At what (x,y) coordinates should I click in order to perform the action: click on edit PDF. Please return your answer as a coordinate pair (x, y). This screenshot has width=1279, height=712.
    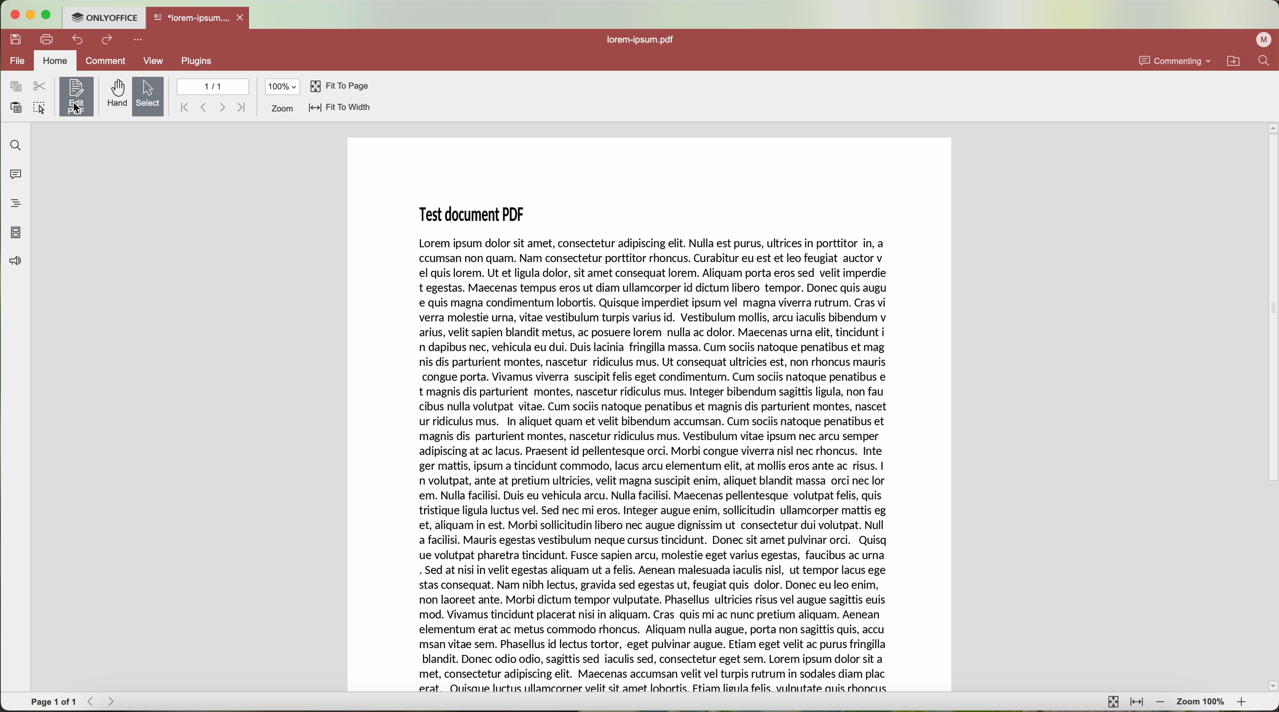
    Looking at the image, I should click on (76, 97).